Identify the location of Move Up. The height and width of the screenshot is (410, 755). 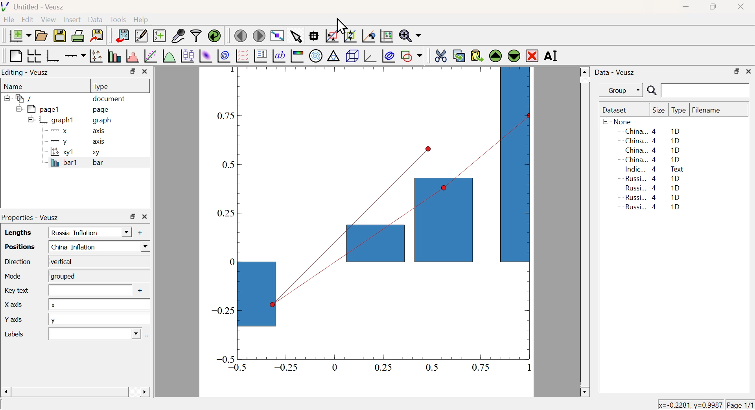
(496, 56).